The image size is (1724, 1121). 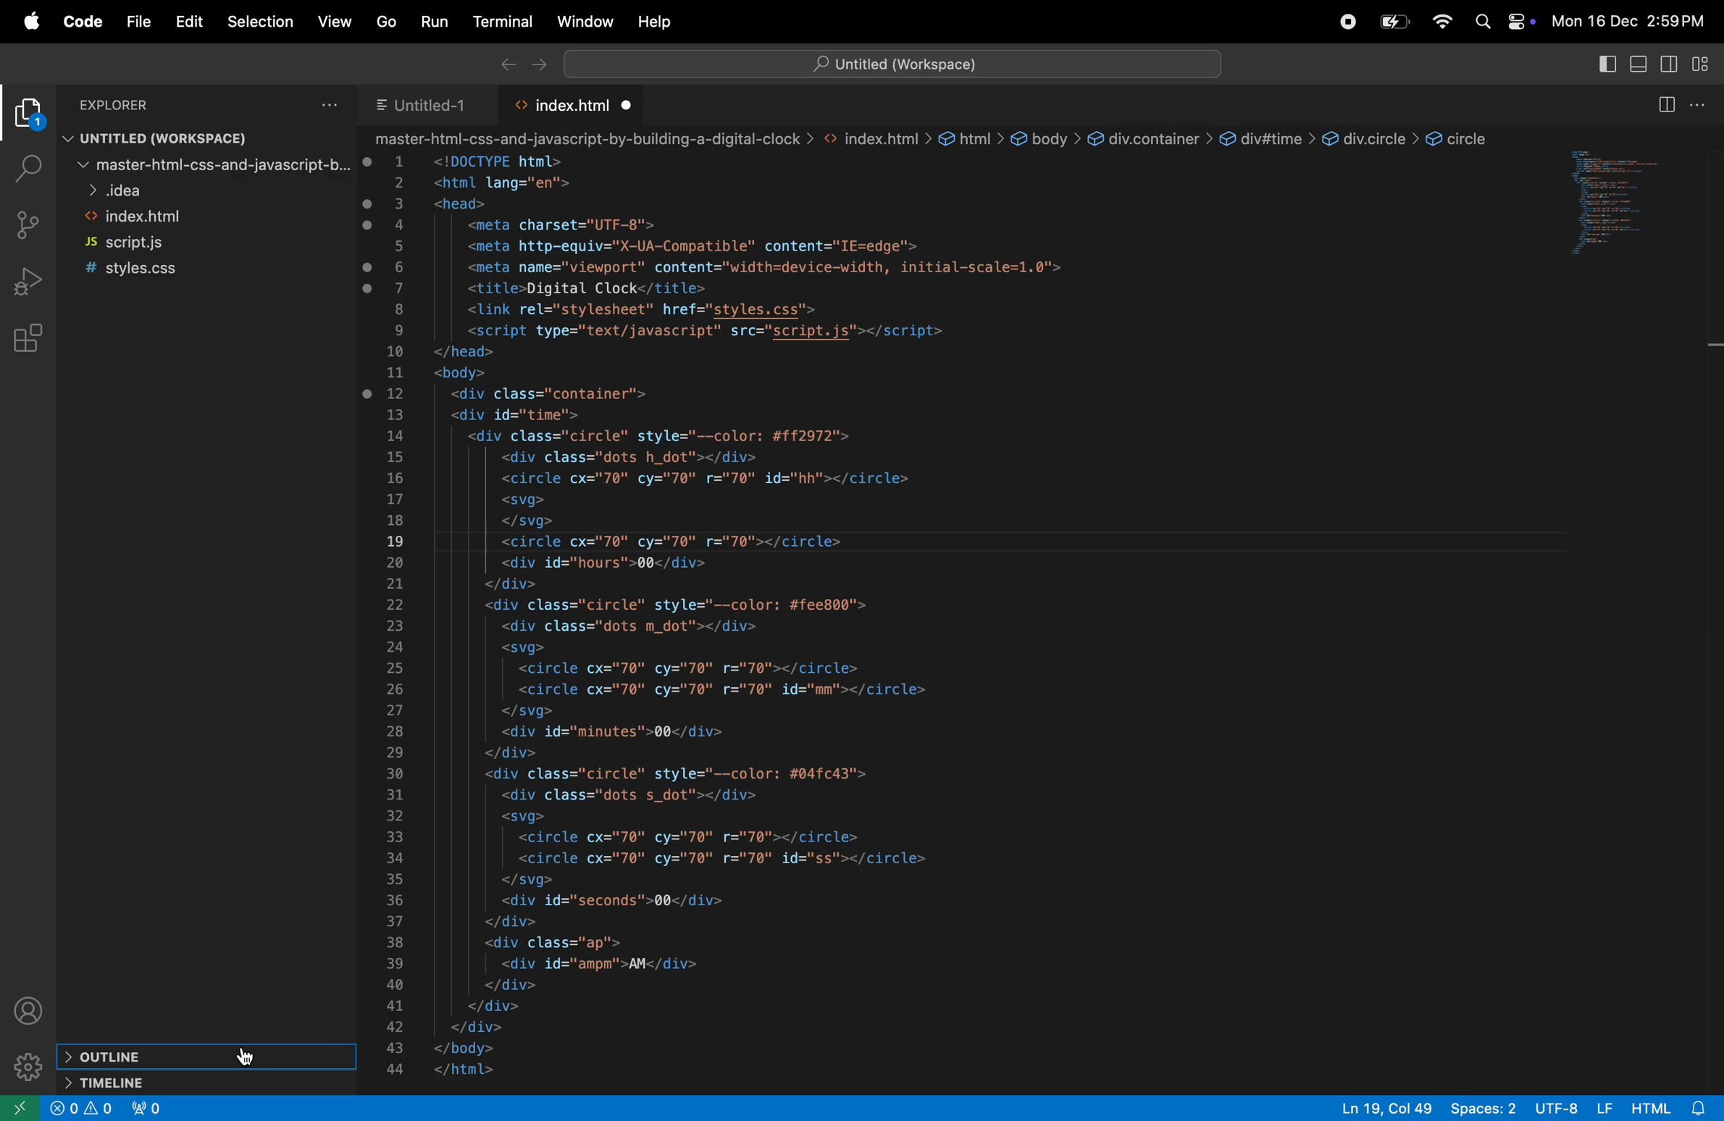 I want to click on code, so click(x=78, y=21).